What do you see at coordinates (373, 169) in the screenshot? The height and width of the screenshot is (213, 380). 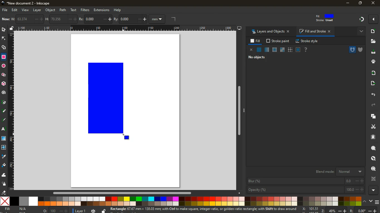 I see `find` at bounding box center [373, 169].